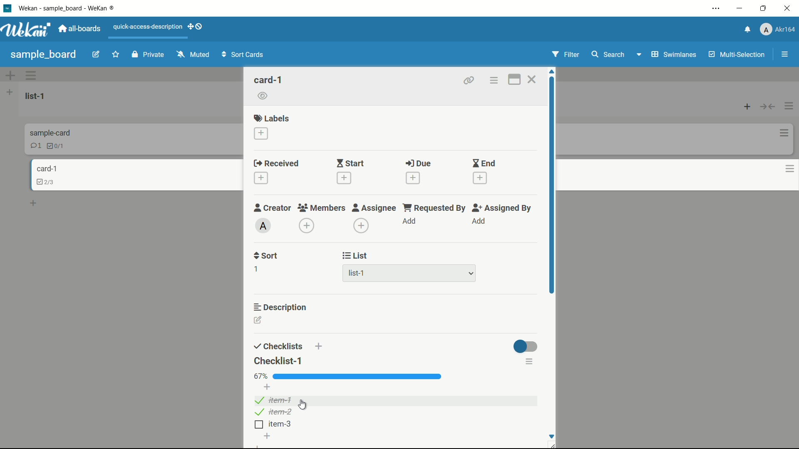 This screenshot has width=799, height=449. I want to click on search, so click(610, 55).